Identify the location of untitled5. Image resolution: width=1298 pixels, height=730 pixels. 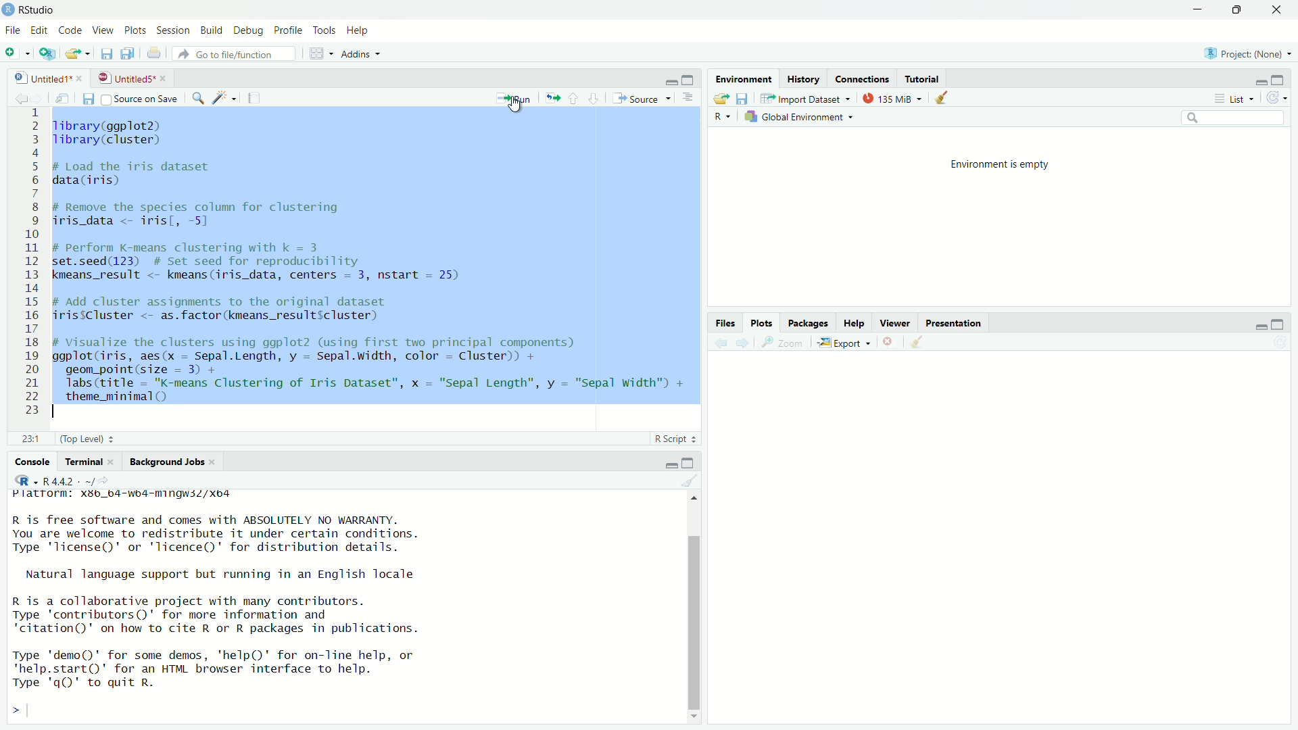
(124, 76).